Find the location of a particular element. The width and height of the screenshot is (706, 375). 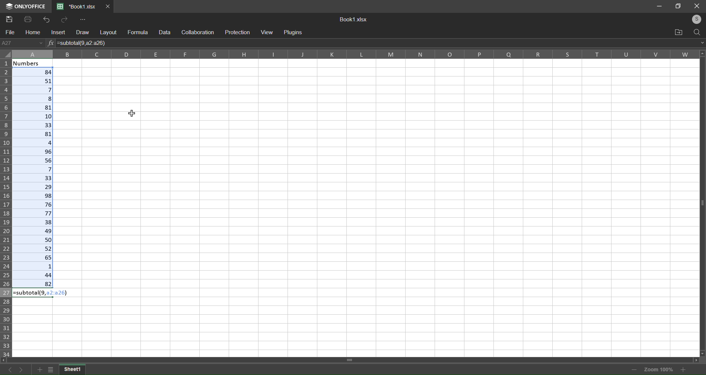

current sheet is located at coordinates (74, 369).